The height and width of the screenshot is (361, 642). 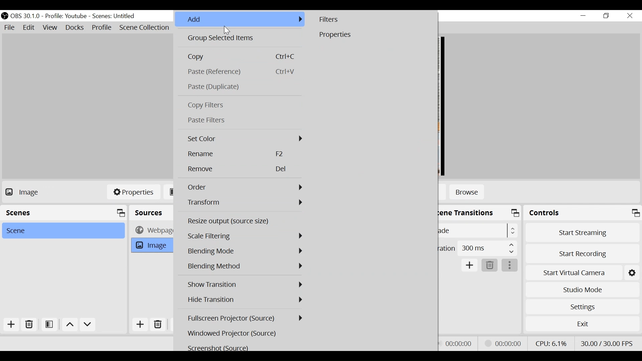 What do you see at coordinates (583, 16) in the screenshot?
I see `minimize` at bounding box center [583, 16].